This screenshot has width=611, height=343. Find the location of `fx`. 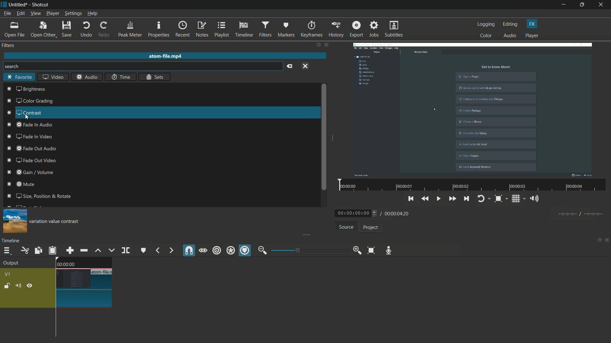

fx is located at coordinates (532, 24).